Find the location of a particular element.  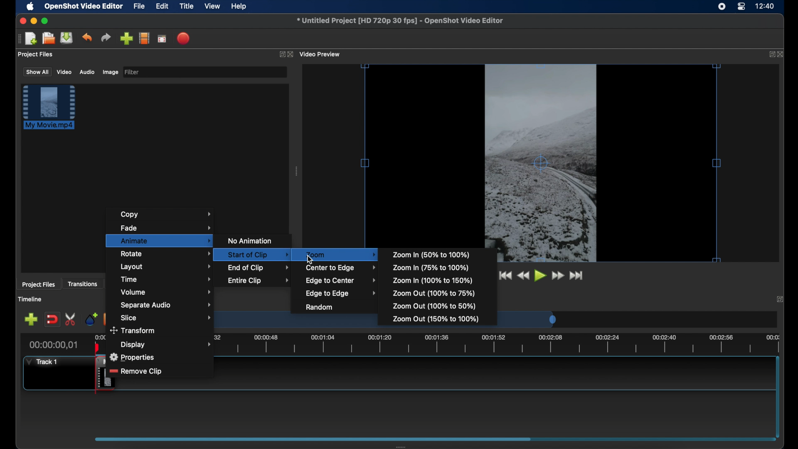

play button is located at coordinates (541, 276).